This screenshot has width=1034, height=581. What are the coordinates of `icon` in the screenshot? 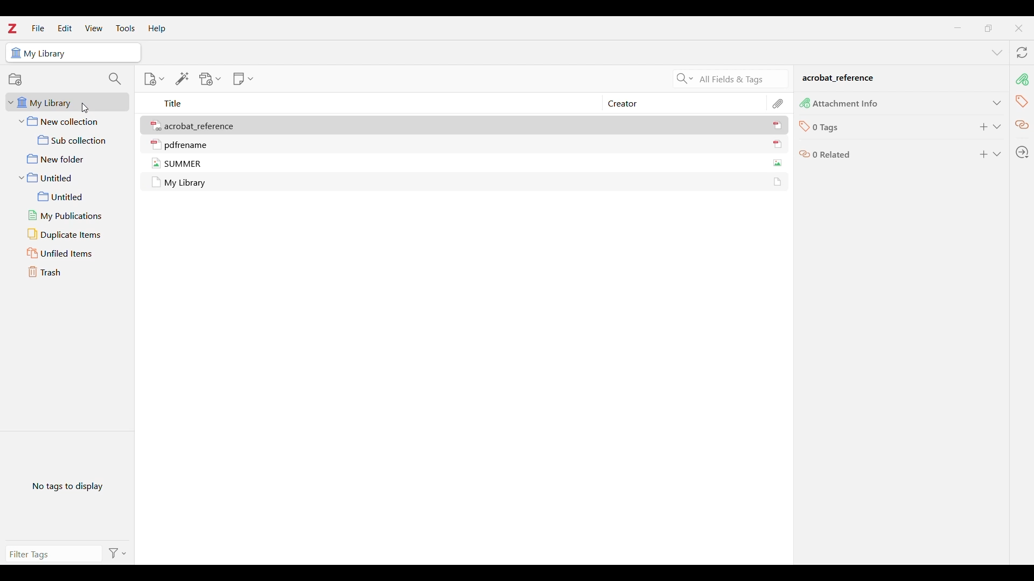 It's located at (777, 182).